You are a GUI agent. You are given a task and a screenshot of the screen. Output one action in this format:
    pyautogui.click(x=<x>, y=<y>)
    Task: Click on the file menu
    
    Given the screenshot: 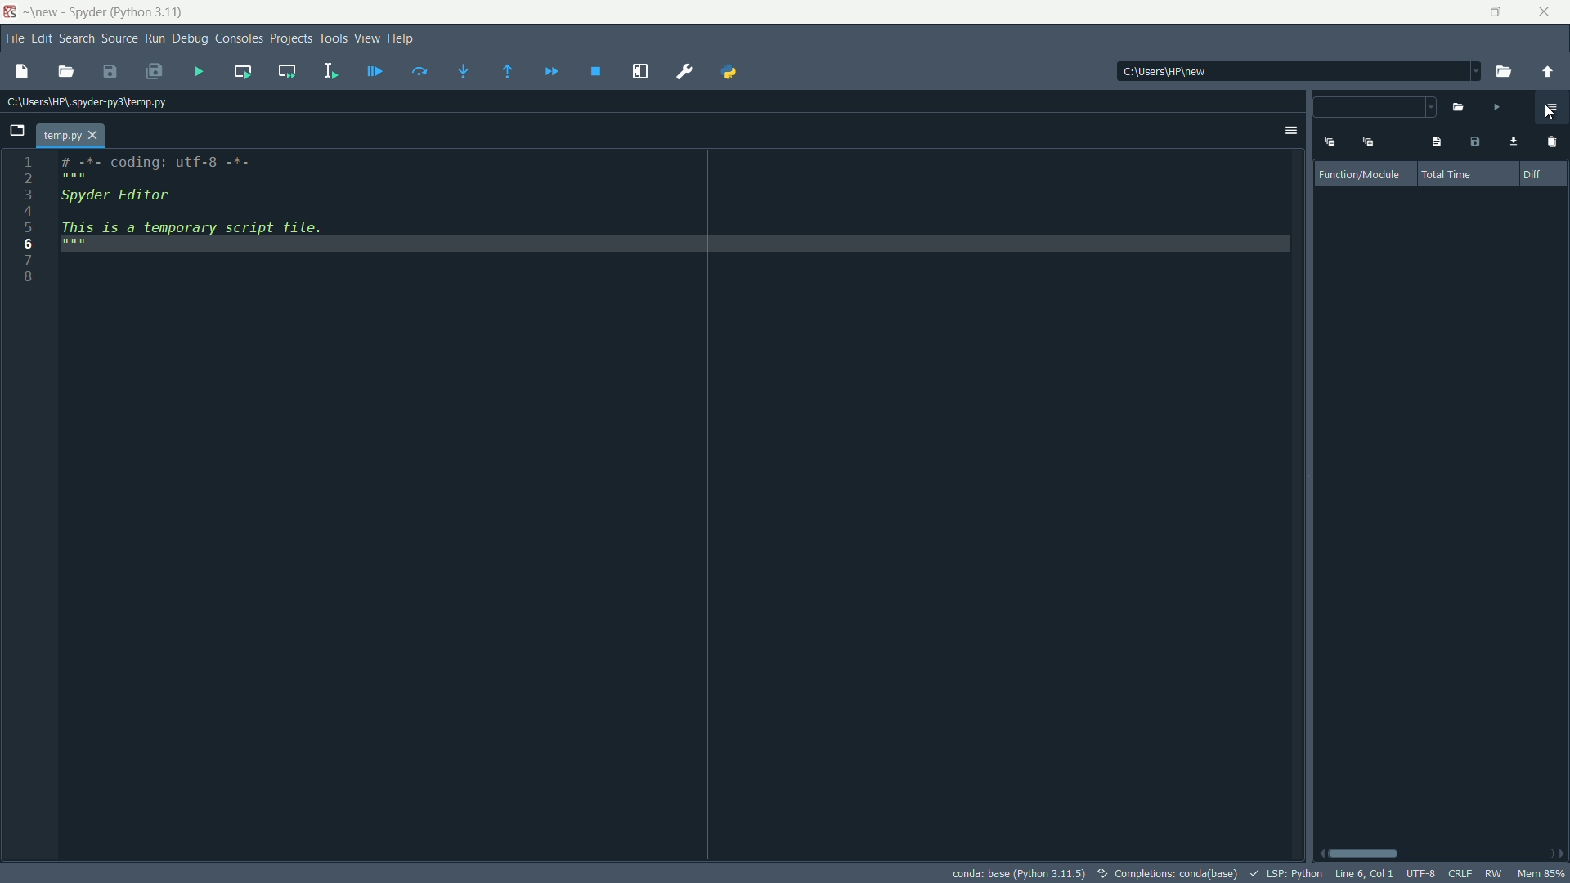 What is the action you would take?
    pyautogui.click(x=12, y=40)
    